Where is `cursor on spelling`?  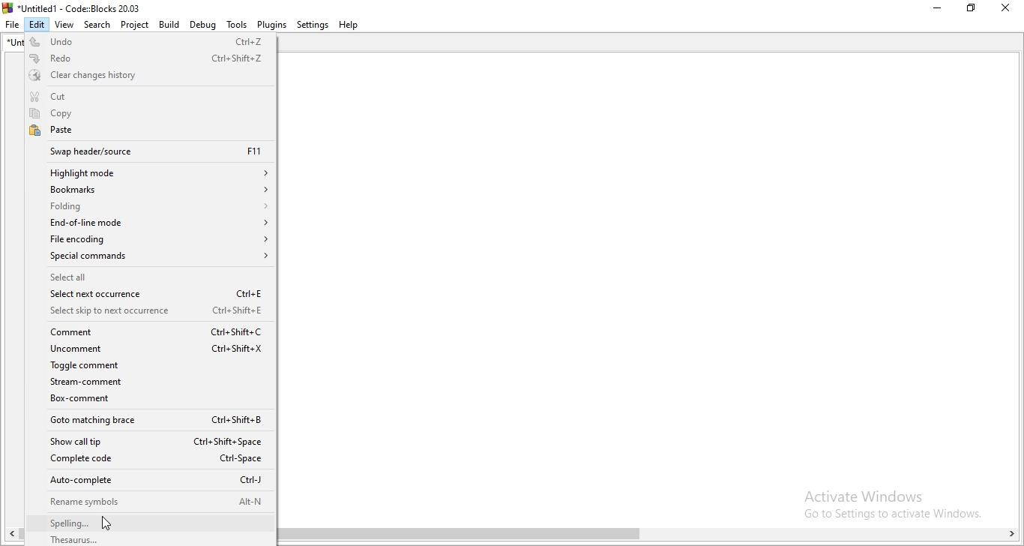 cursor on spelling is located at coordinates (109, 524).